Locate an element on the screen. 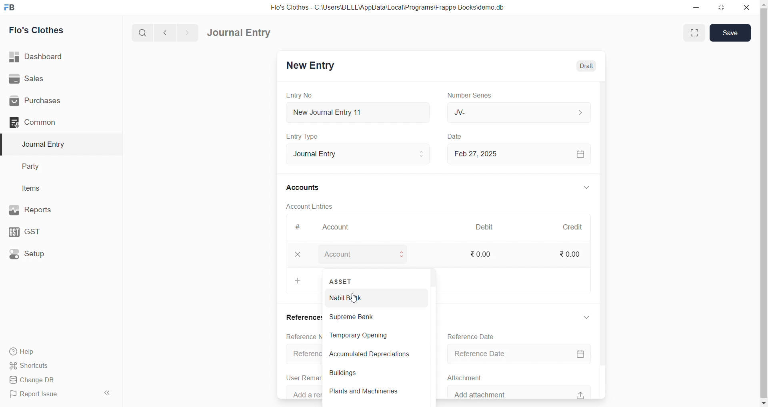  resize is located at coordinates (720, 7).